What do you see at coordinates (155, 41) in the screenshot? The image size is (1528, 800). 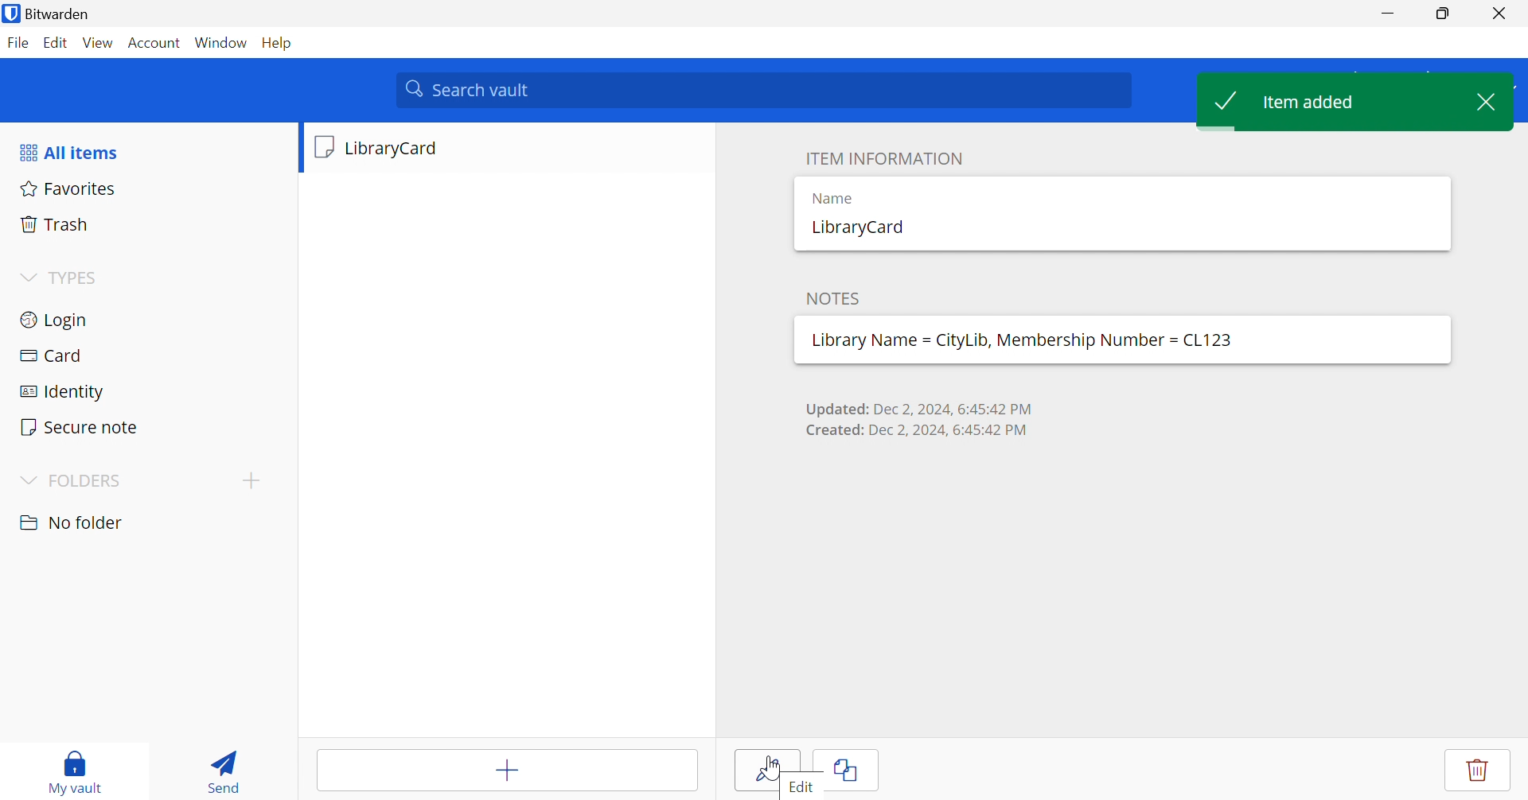 I see `Account` at bounding box center [155, 41].